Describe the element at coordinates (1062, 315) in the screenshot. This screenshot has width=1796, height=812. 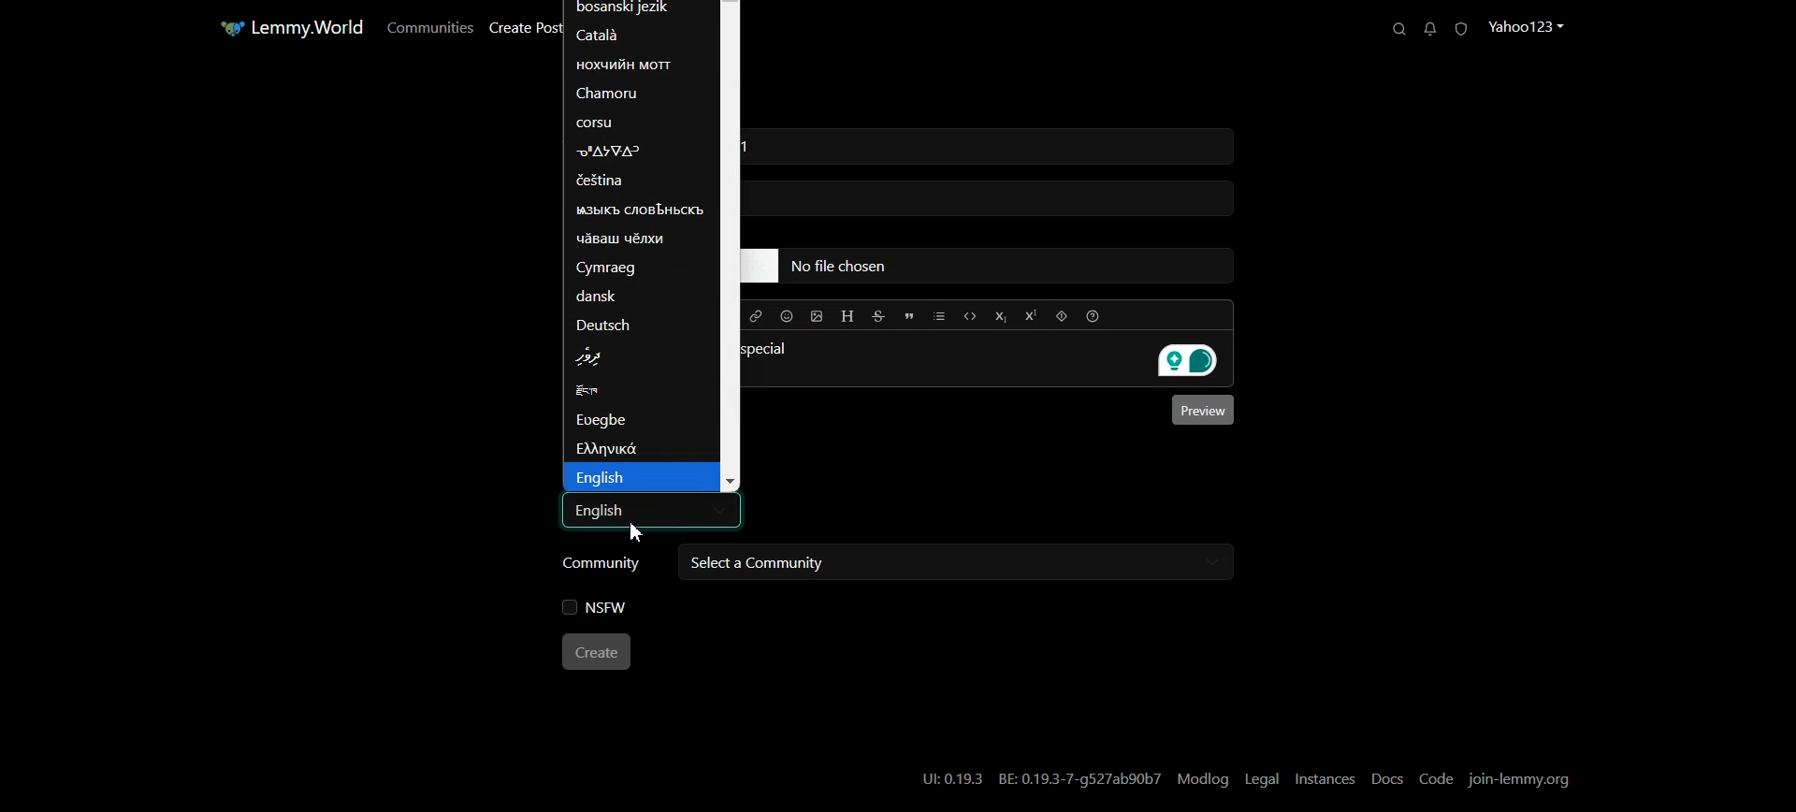
I see `Spoiler` at that location.